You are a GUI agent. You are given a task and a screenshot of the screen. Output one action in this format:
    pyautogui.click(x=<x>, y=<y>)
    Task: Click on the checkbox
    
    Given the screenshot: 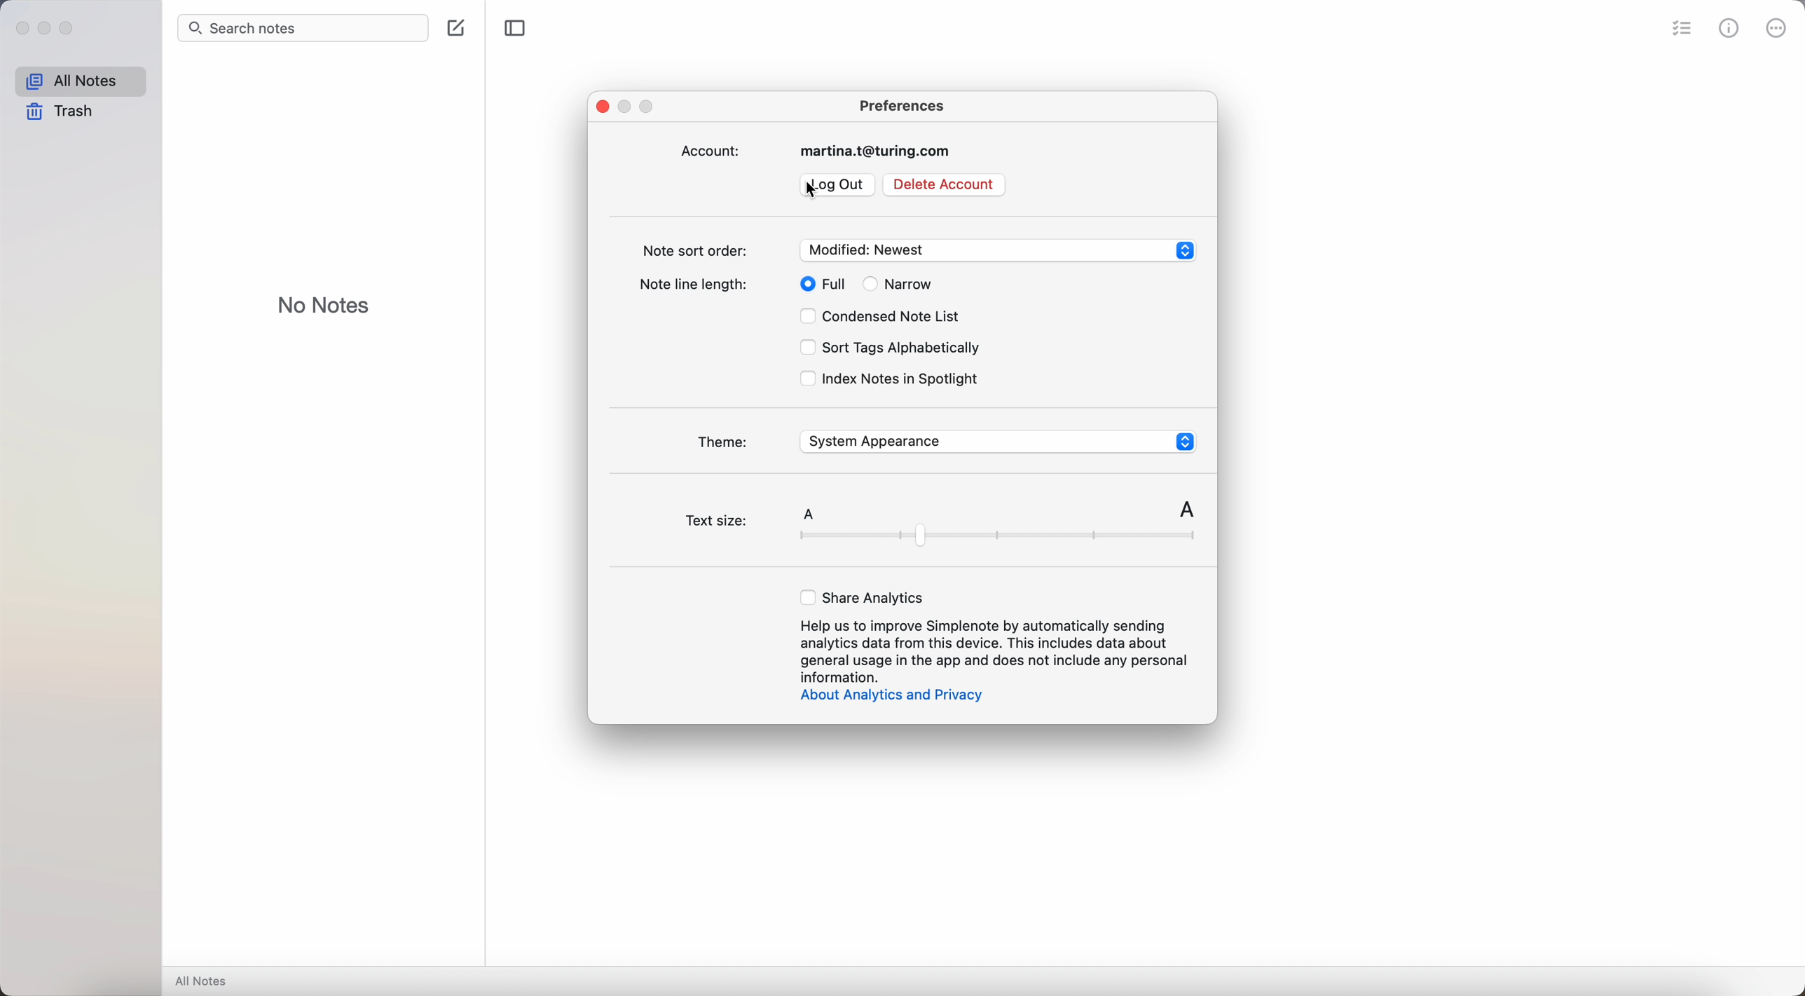 What is the action you would take?
    pyautogui.click(x=800, y=381)
    